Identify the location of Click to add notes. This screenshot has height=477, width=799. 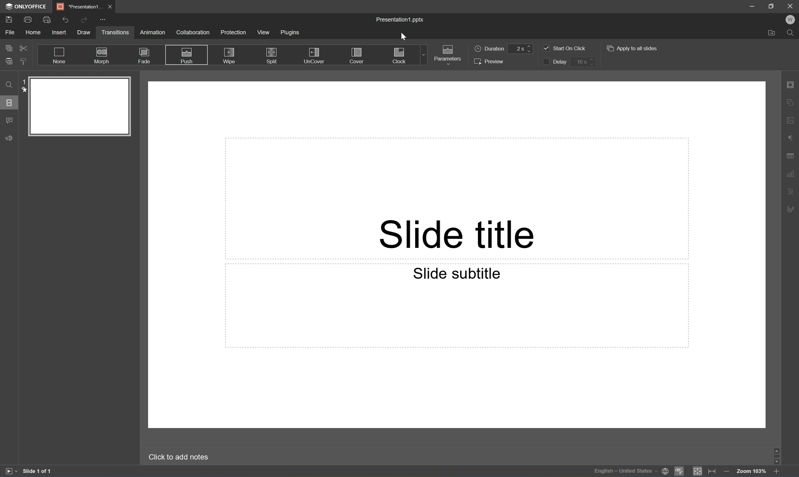
(178, 457).